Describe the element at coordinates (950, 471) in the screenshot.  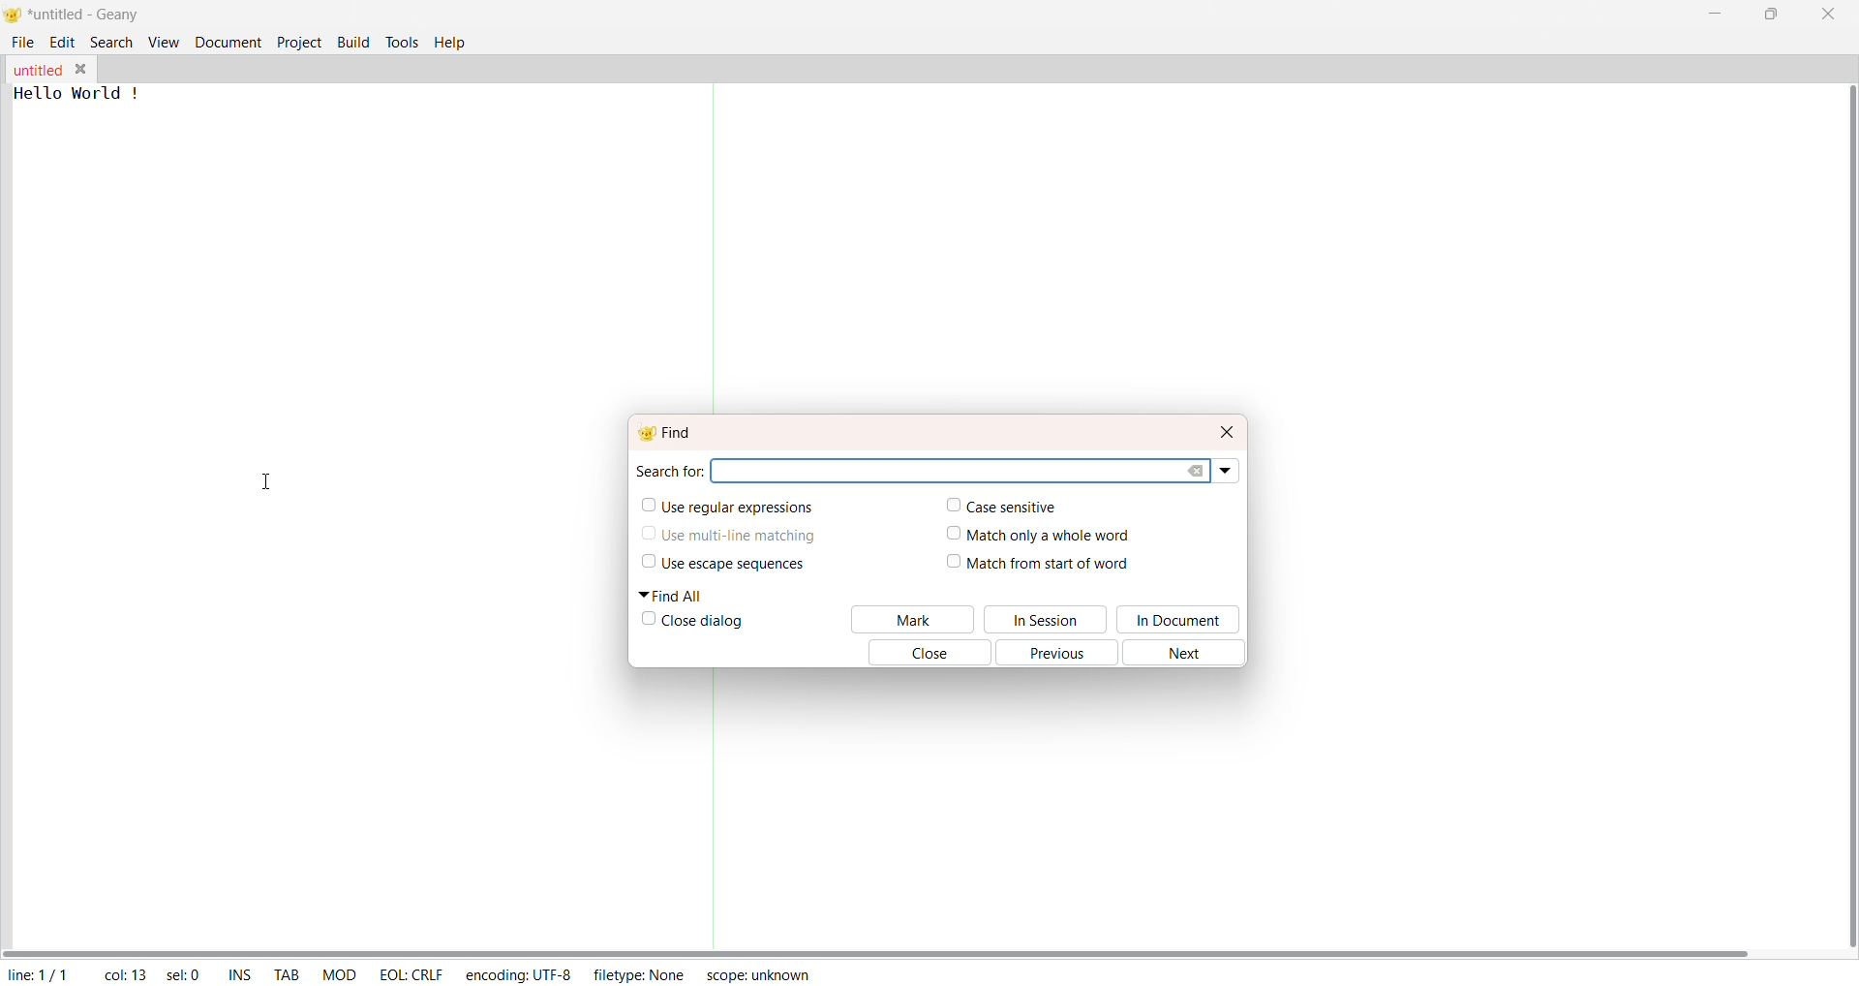
I see `Search bar` at that location.